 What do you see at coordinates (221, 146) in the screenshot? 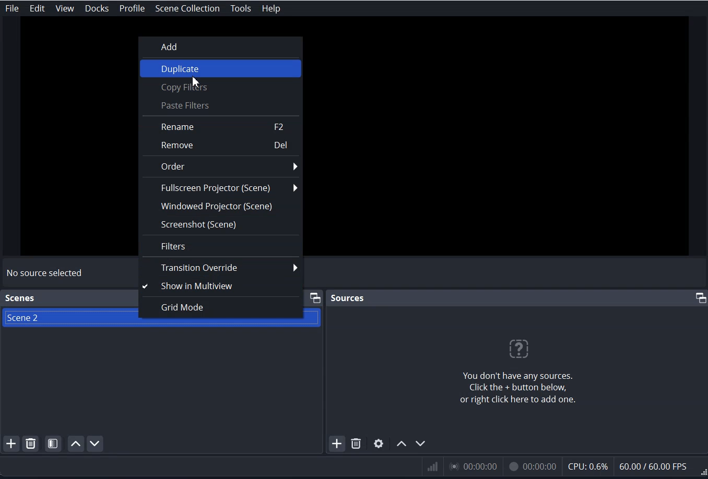
I see `Remove` at bounding box center [221, 146].